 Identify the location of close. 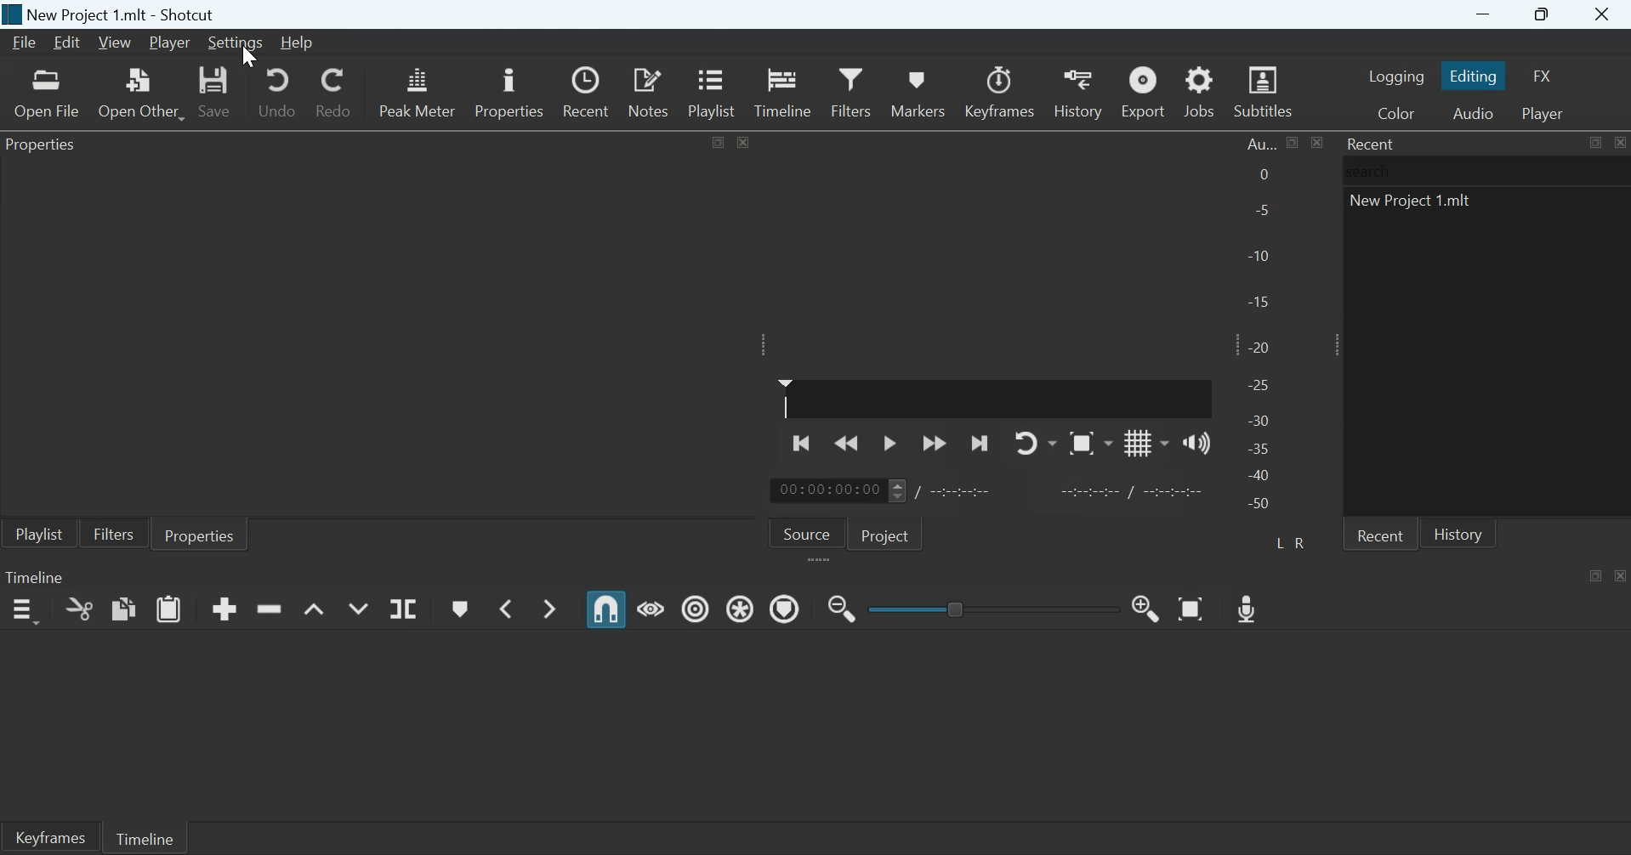
(743, 141).